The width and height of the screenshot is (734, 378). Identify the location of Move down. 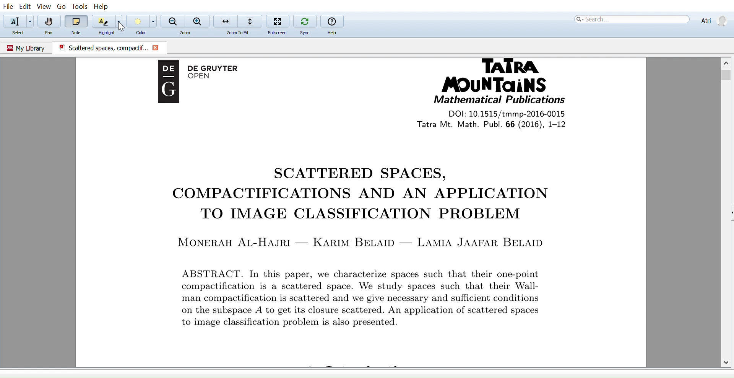
(727, 362).